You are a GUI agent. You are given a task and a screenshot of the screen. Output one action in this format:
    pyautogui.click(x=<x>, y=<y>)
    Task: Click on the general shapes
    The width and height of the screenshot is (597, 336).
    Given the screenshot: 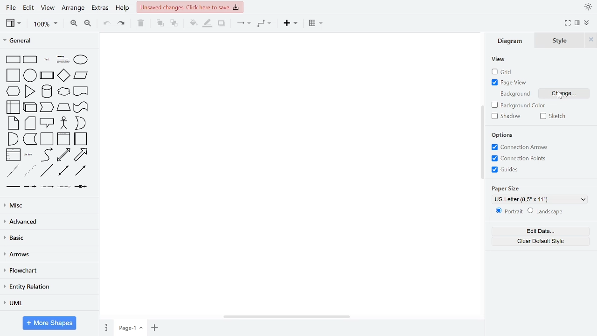 What is the action you would take?
    pyautogui.click(x=80, y=155)
    